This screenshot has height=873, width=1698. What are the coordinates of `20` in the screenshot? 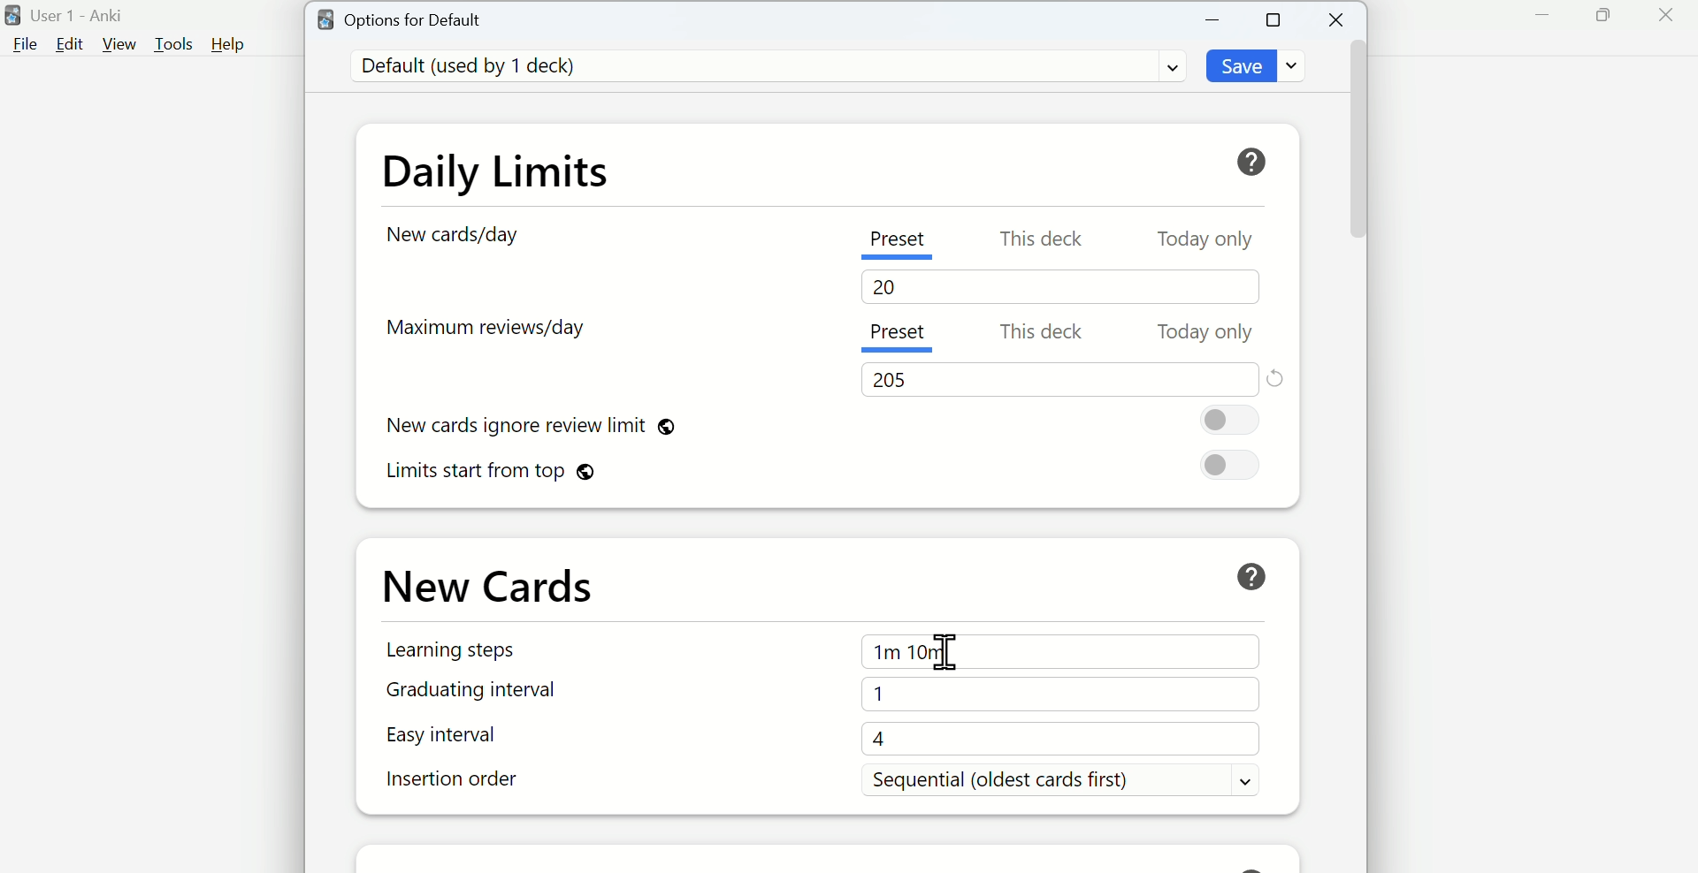 It's located at (891, 290).